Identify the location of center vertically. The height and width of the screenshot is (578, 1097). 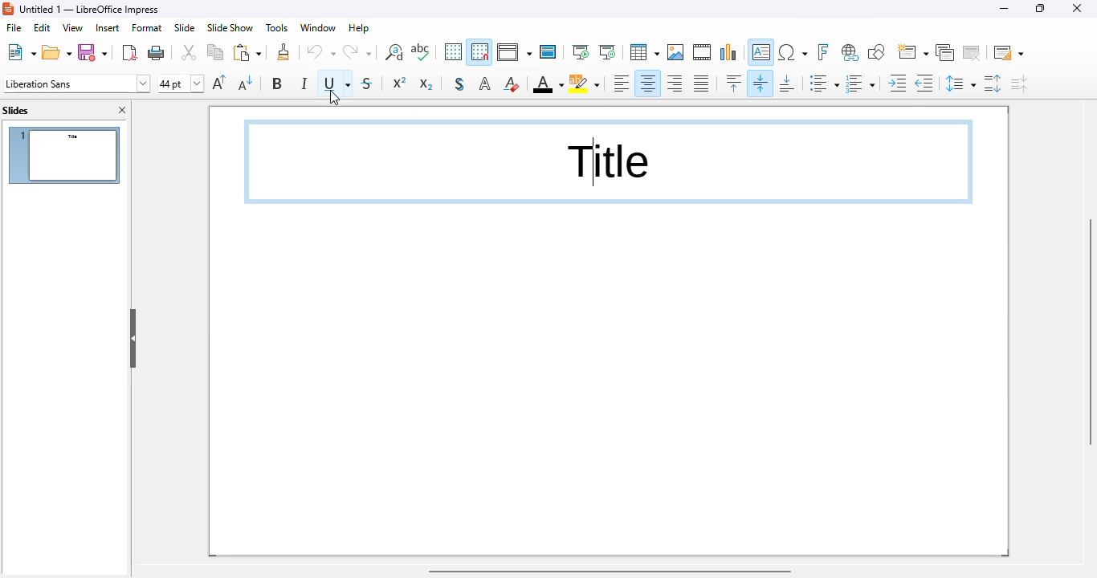
(760, 83).